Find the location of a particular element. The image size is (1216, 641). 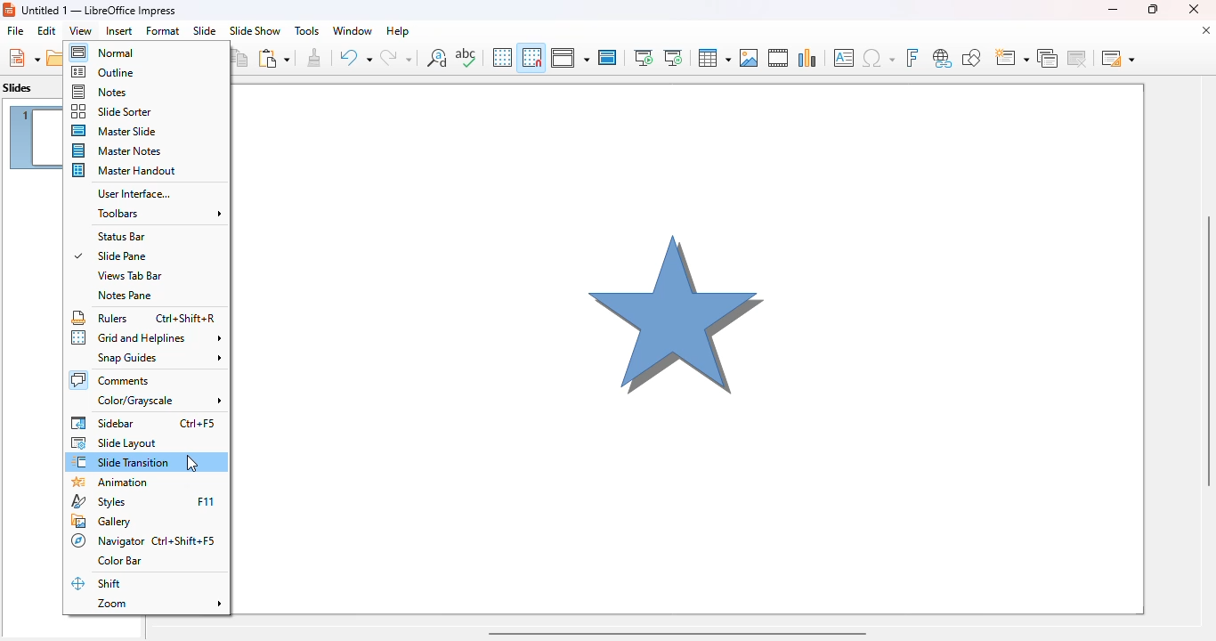

horizontal scroll bar is located at coordinates (677, 634).